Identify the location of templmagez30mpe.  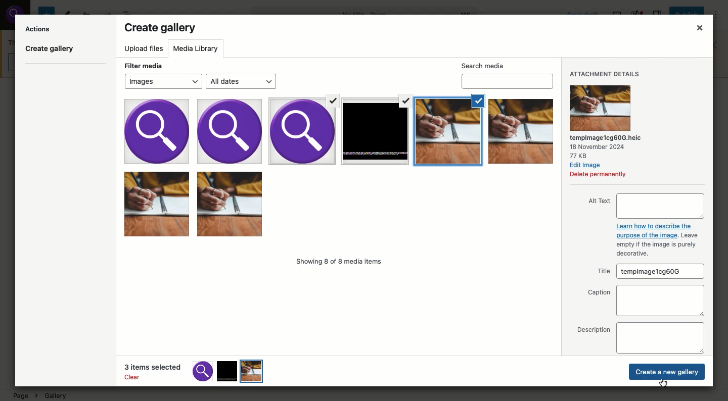
(654, 271).